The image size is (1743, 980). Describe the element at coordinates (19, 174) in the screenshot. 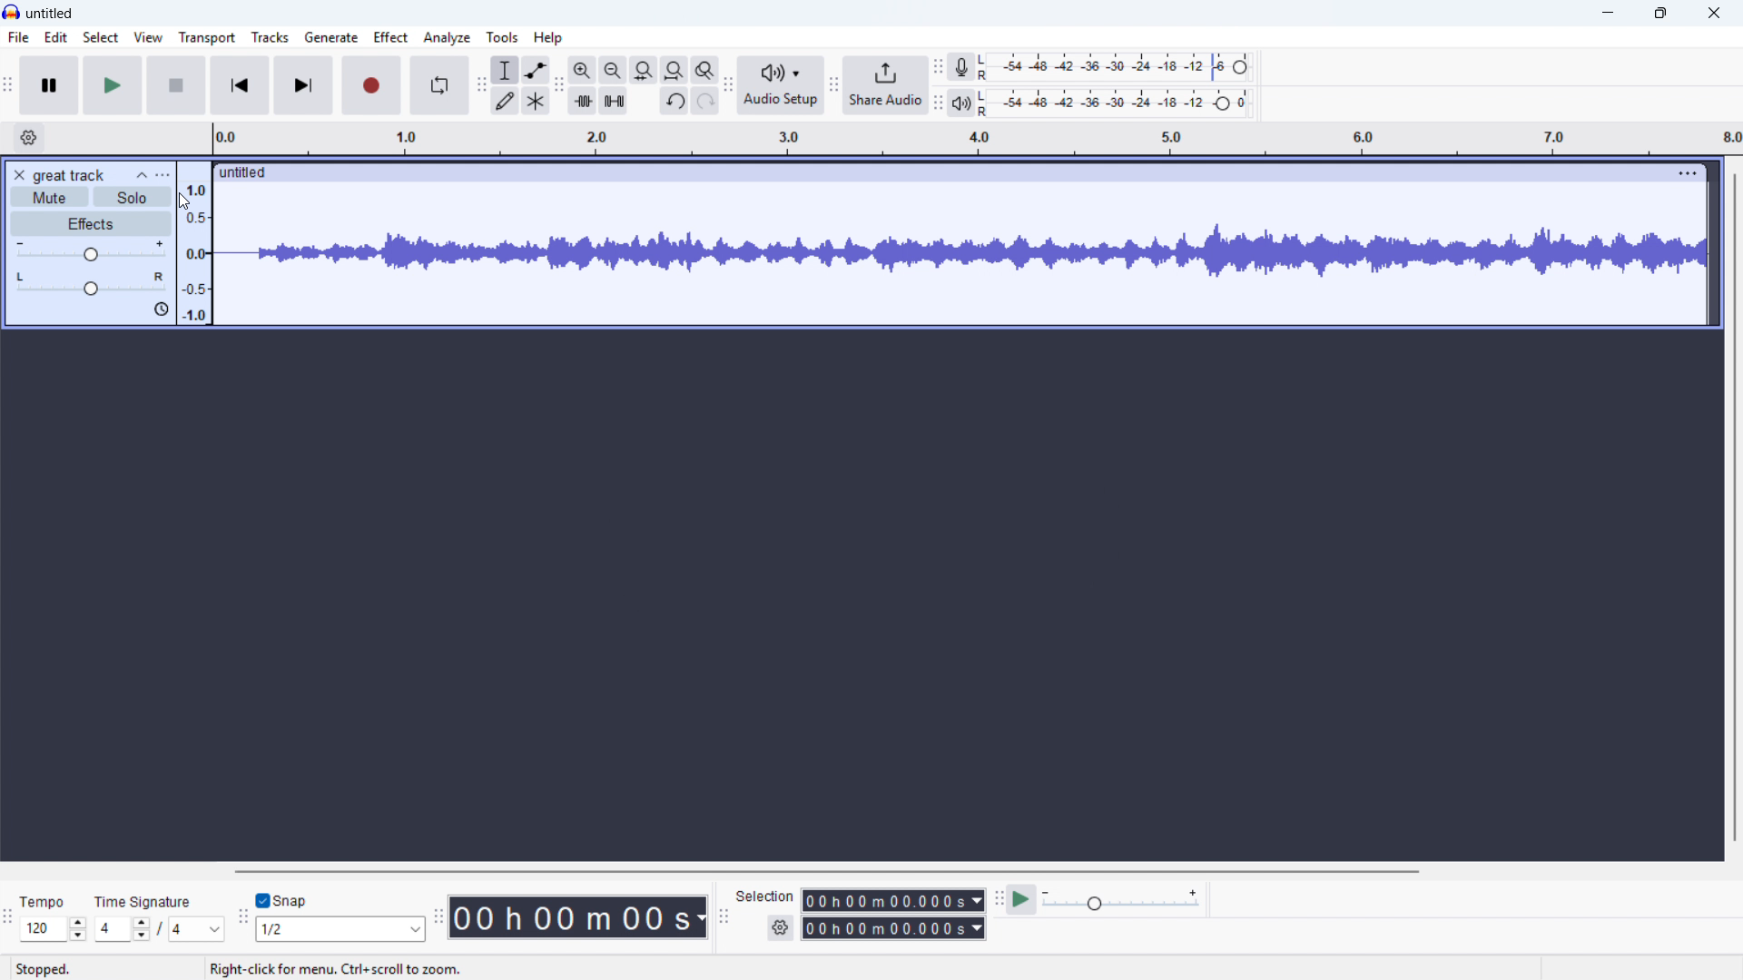

I see `Remove track ` at that location.